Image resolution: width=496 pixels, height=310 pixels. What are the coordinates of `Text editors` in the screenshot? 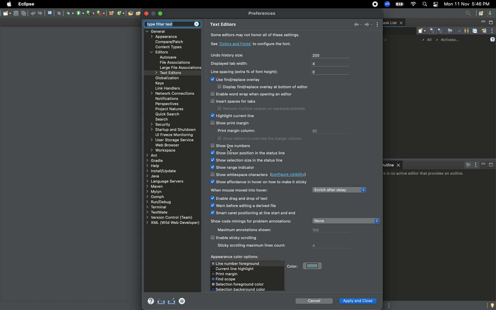 It's located at (169, 73).